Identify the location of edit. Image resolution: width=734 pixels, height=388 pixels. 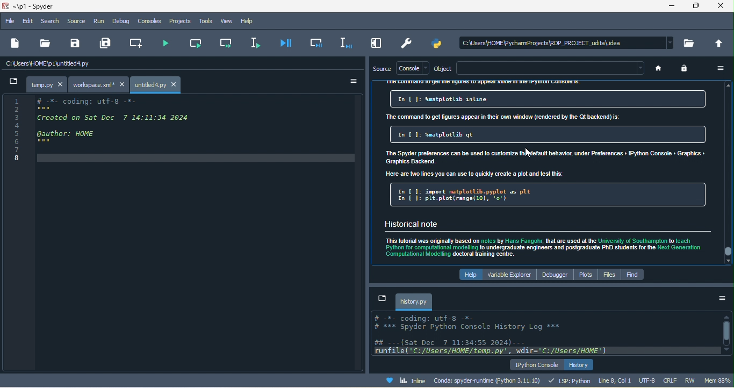
(31, 21).